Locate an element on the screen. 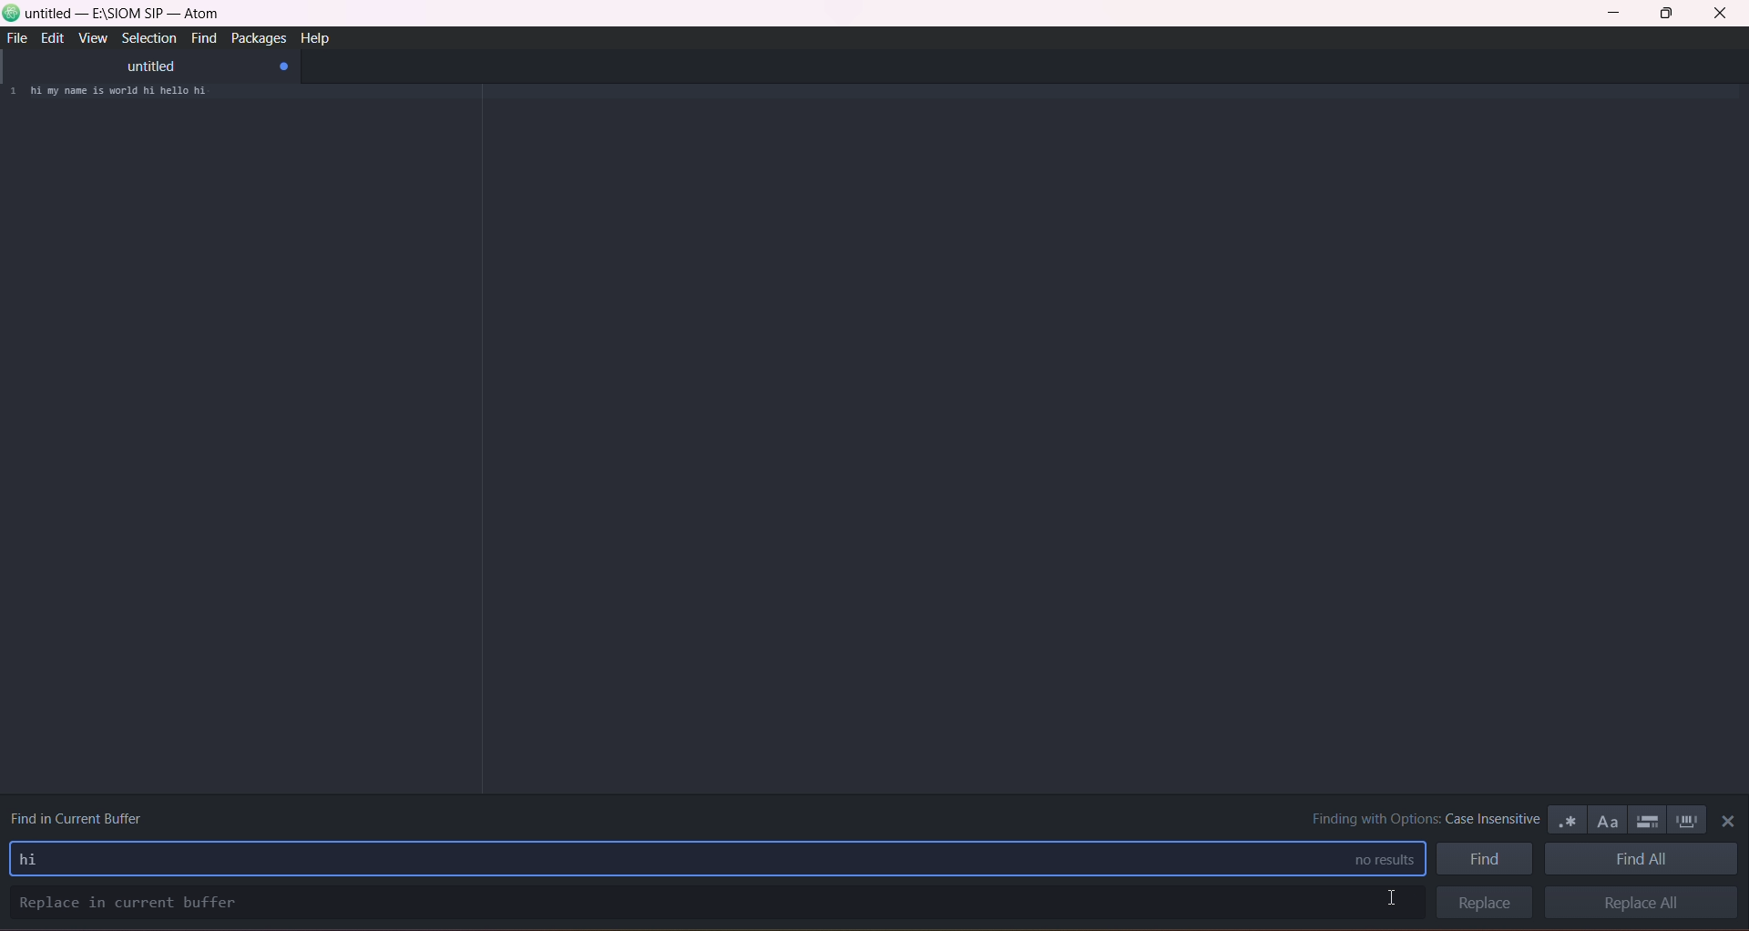  close tab is located at coordinates (285, 67).